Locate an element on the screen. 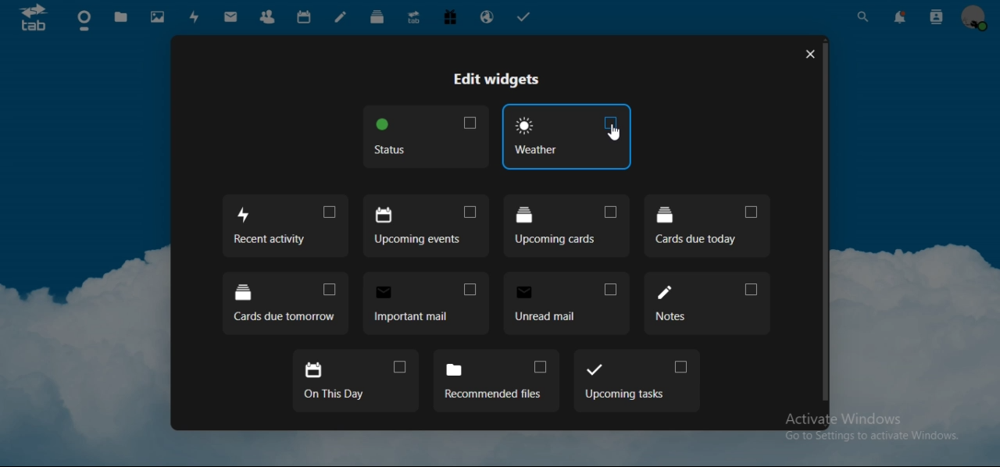 This screenshot has width=1000, height=467. search contacts is located at coordinates (936, 16).